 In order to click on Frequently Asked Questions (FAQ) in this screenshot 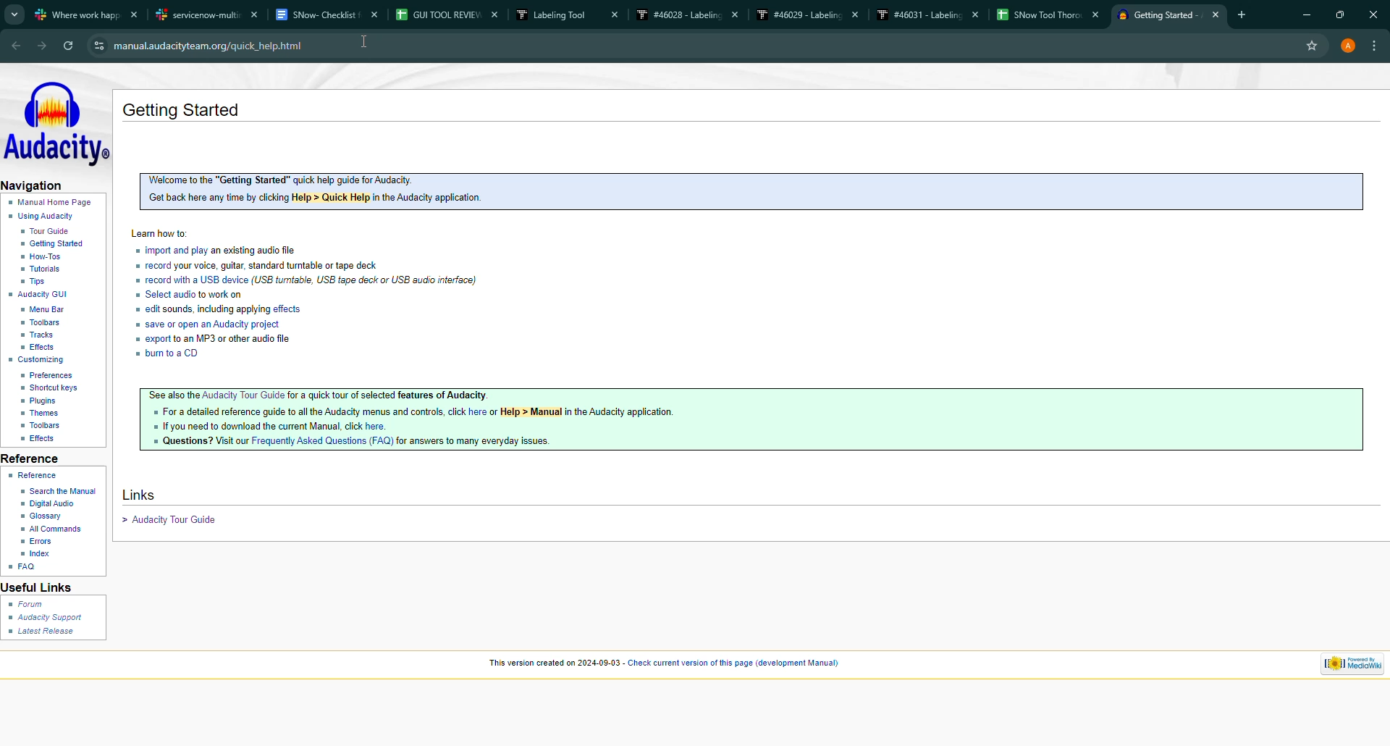, I will do `click(321, 440)`.